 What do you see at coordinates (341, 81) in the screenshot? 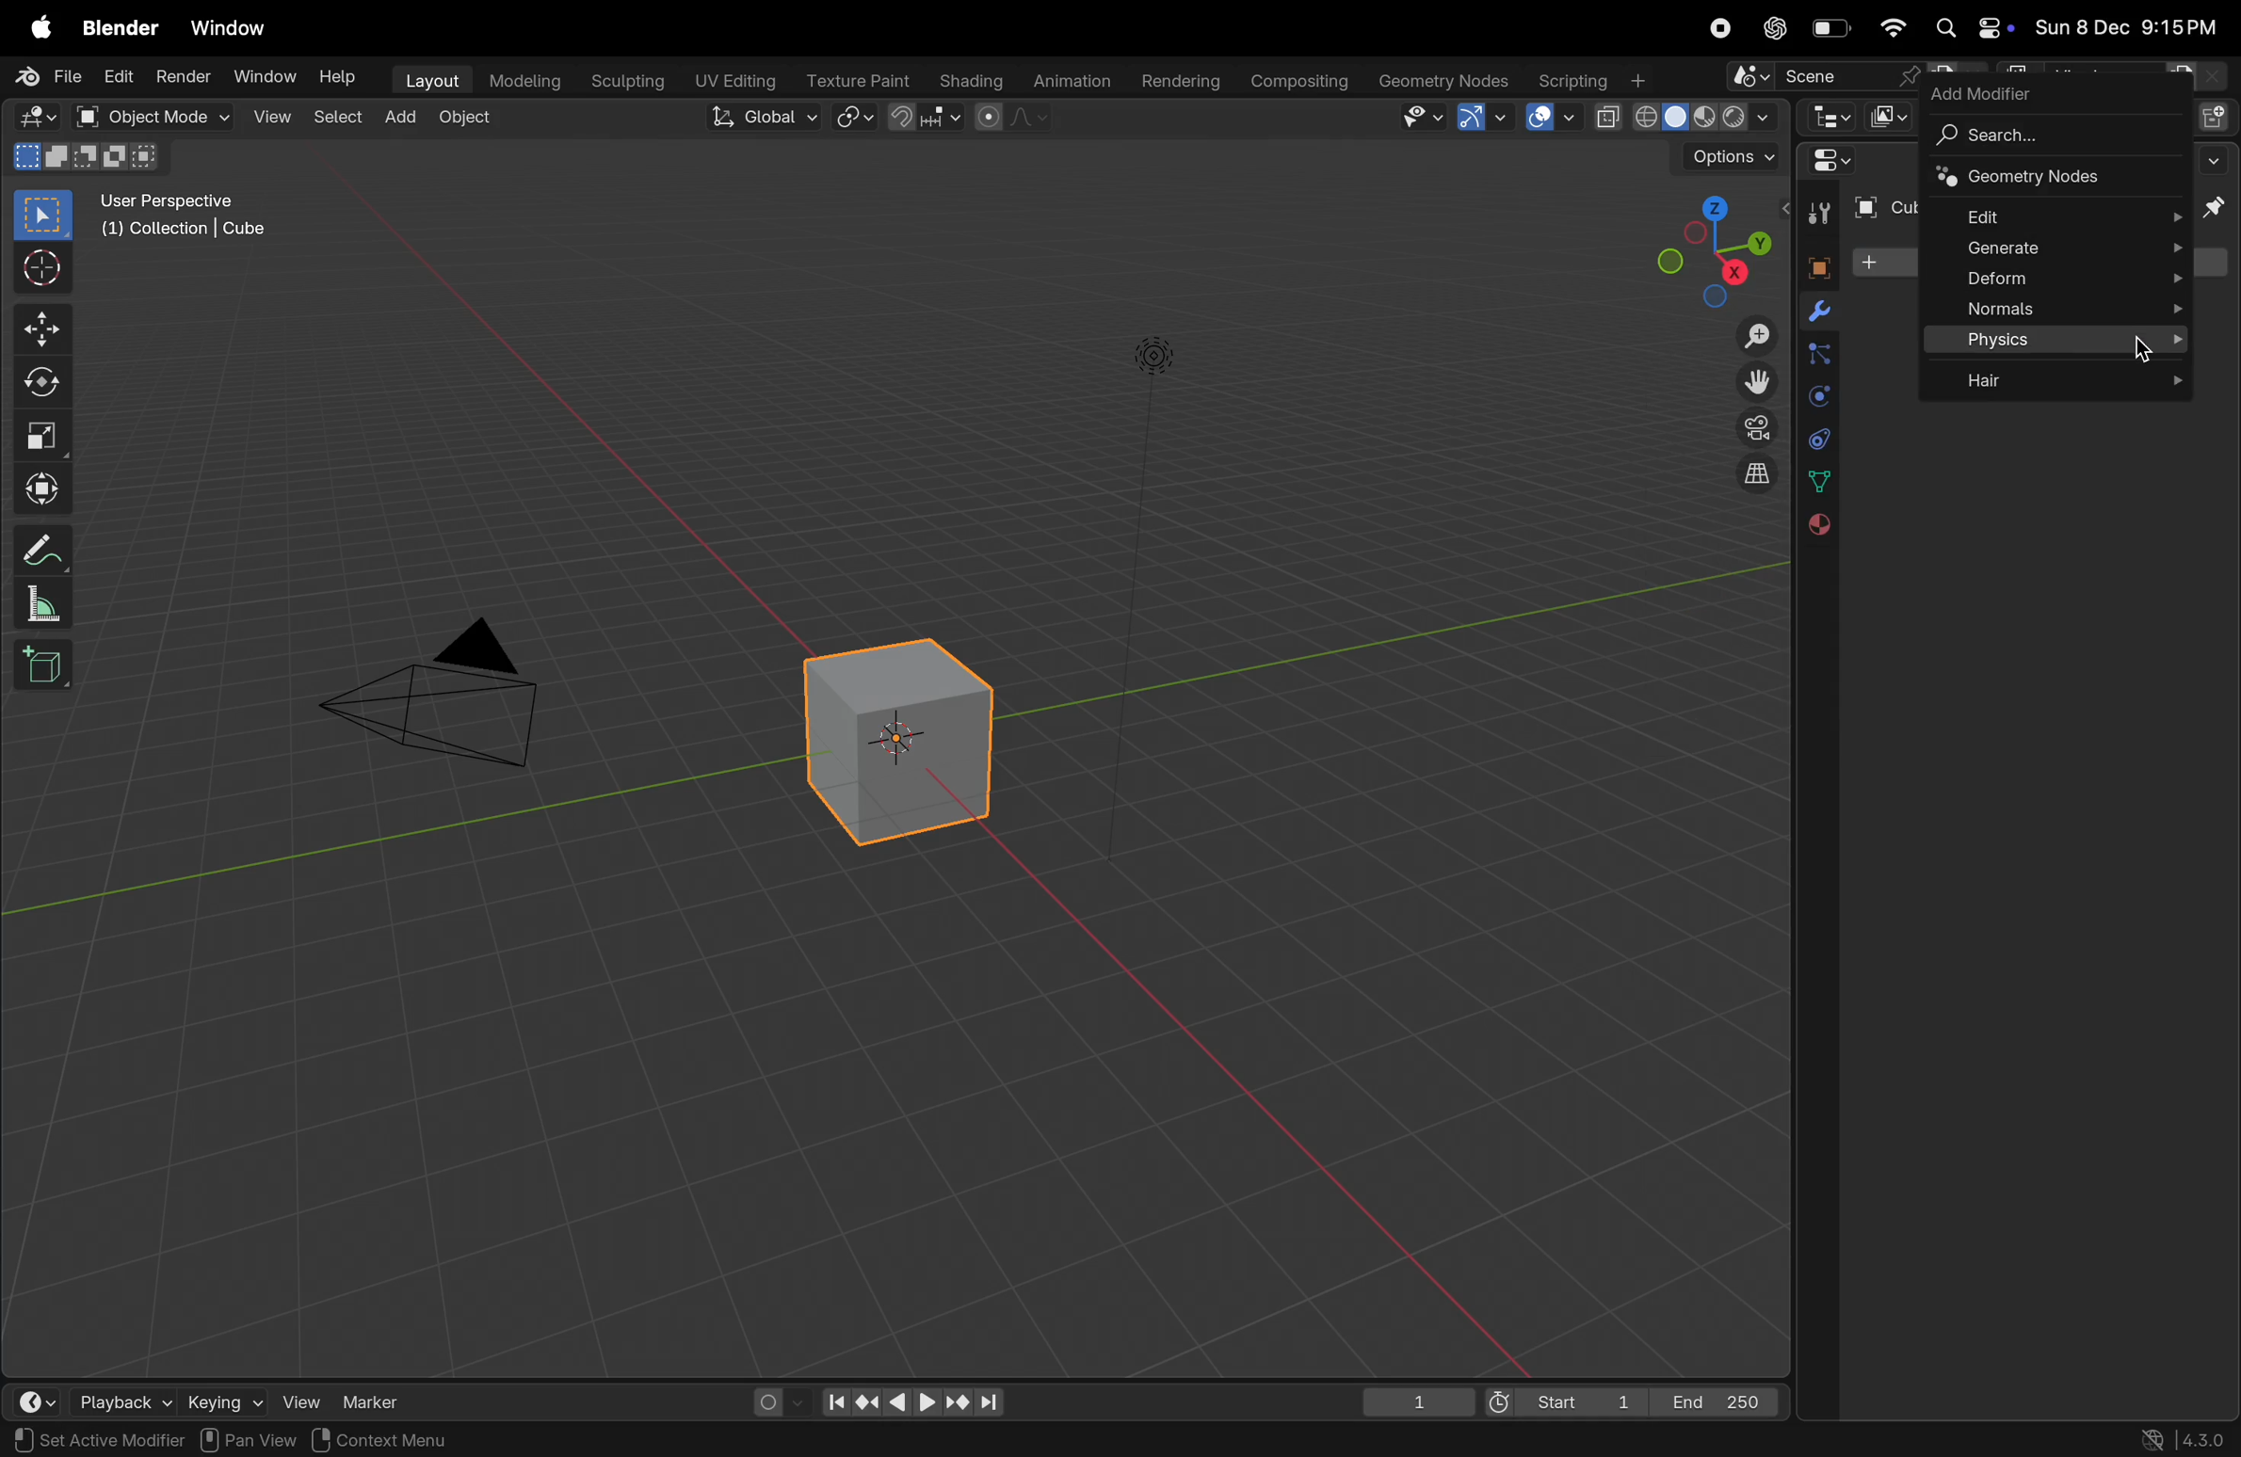
I see `help` at bounding box center [341, 81].